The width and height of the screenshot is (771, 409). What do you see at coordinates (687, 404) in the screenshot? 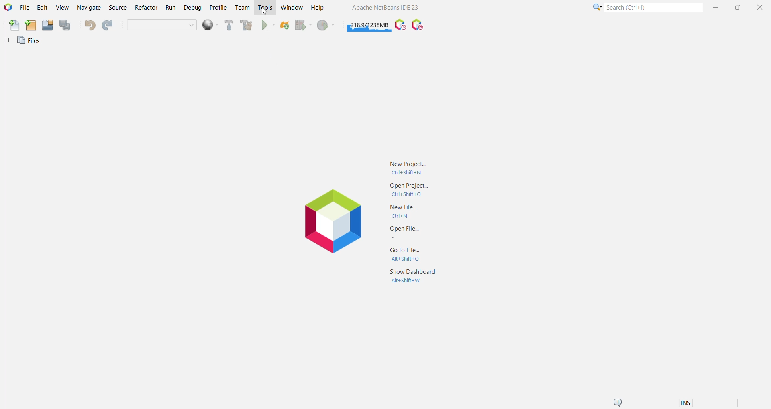
I see `Insert Mode` at bounding box center [687, 404].